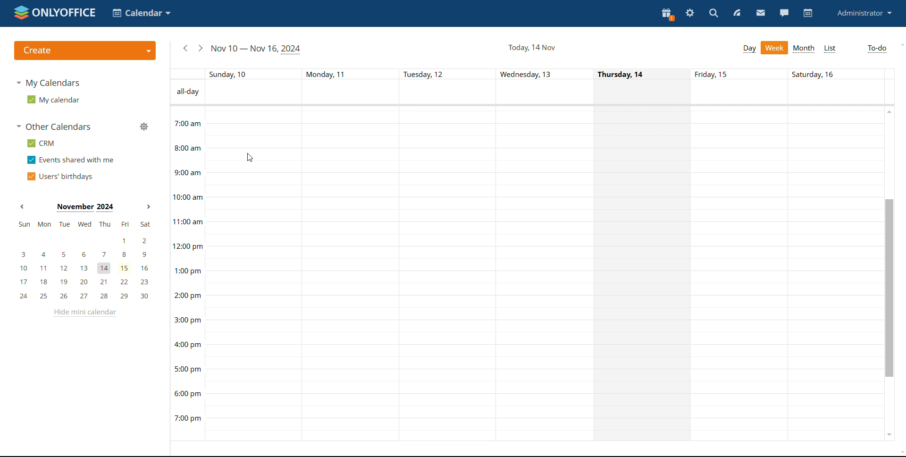 This screenshot has width=906, height=457. I want to click on scroll up, so click(900, 44).